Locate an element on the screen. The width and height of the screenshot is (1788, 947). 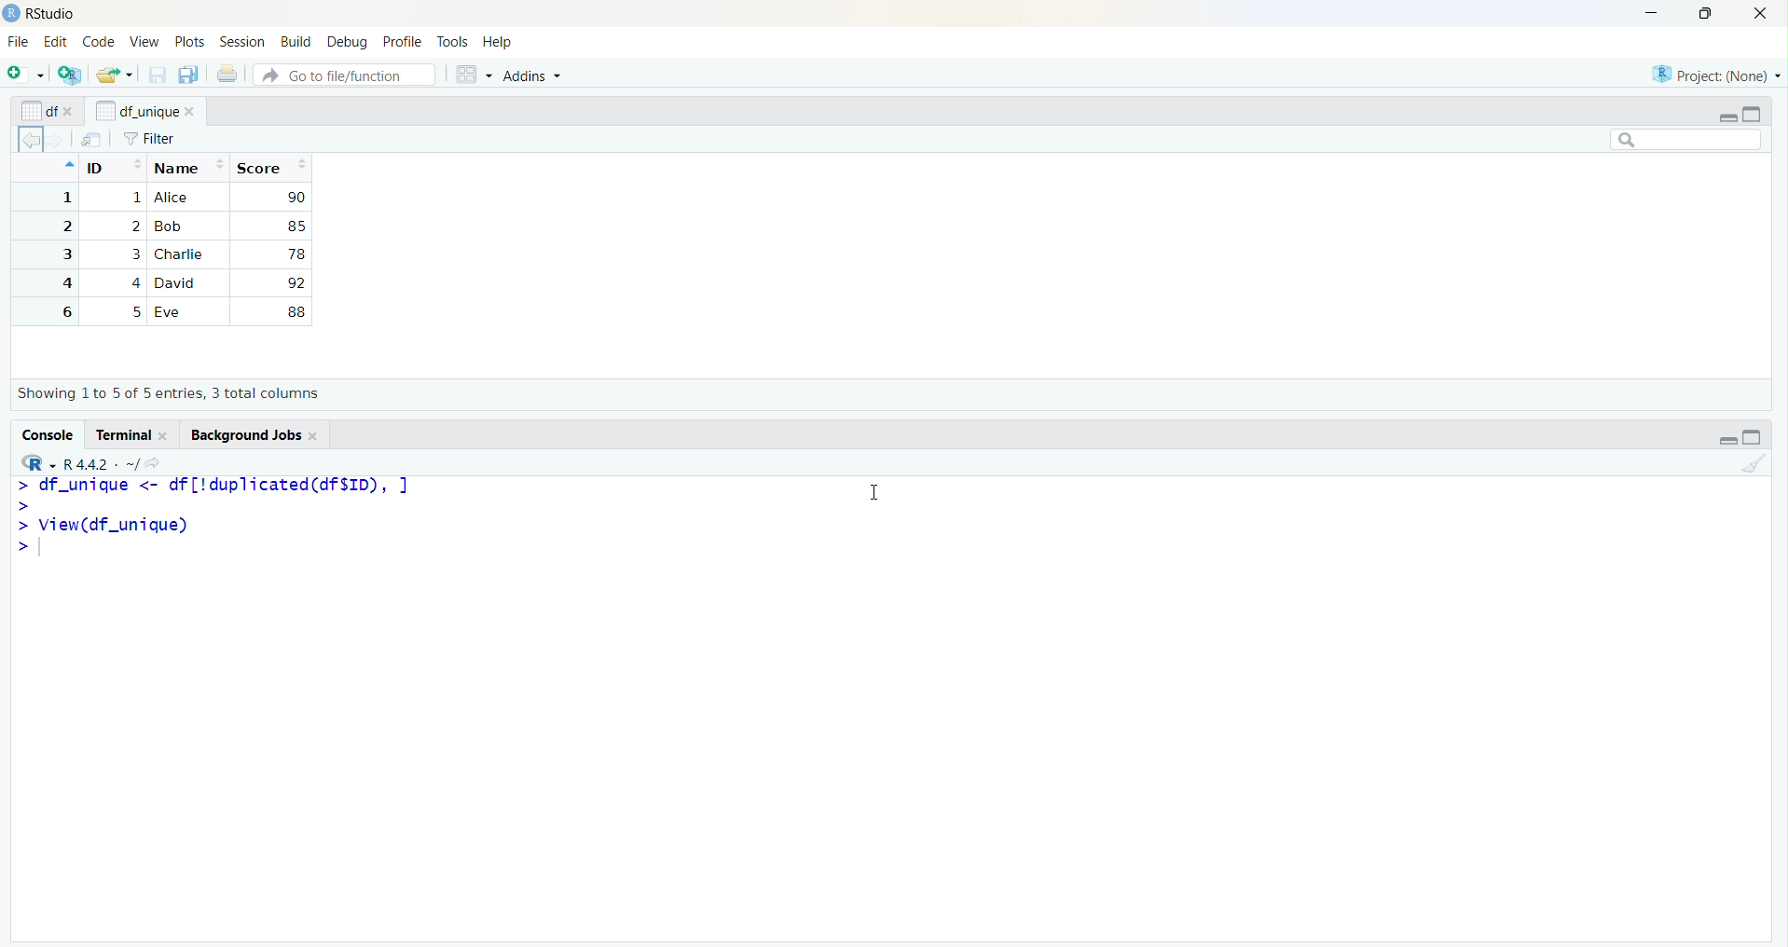
clear is located at coordinates (1753, 462).